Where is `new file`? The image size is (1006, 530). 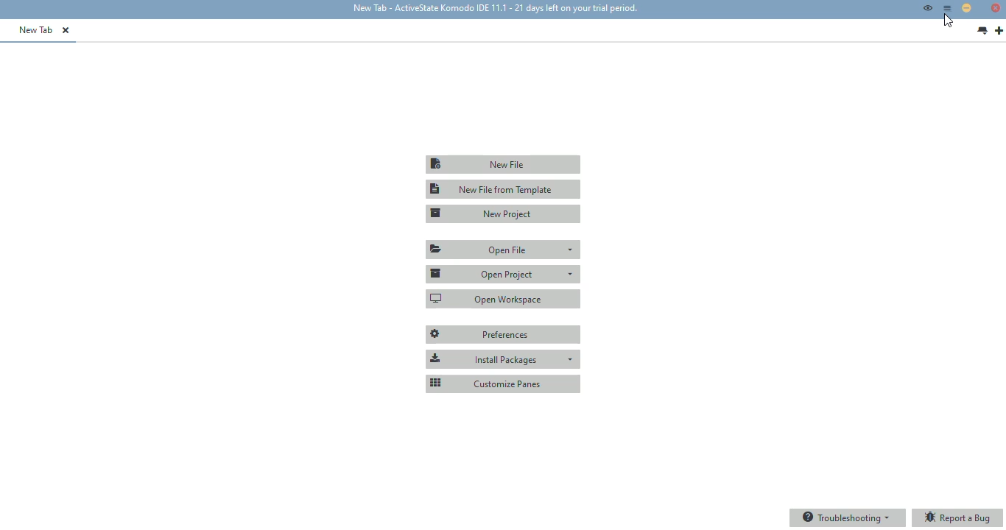
new file is located at coordinates (502, 164).